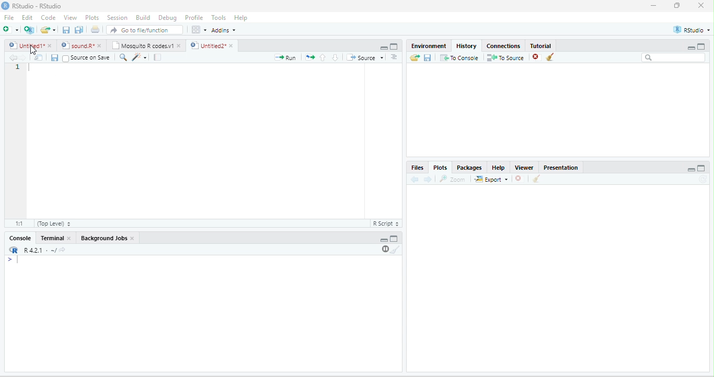 The image size is (714, 377). What do you see at coordinates (394, 57) in the screenshot?
I see `options` at bounding box center [394, 57].